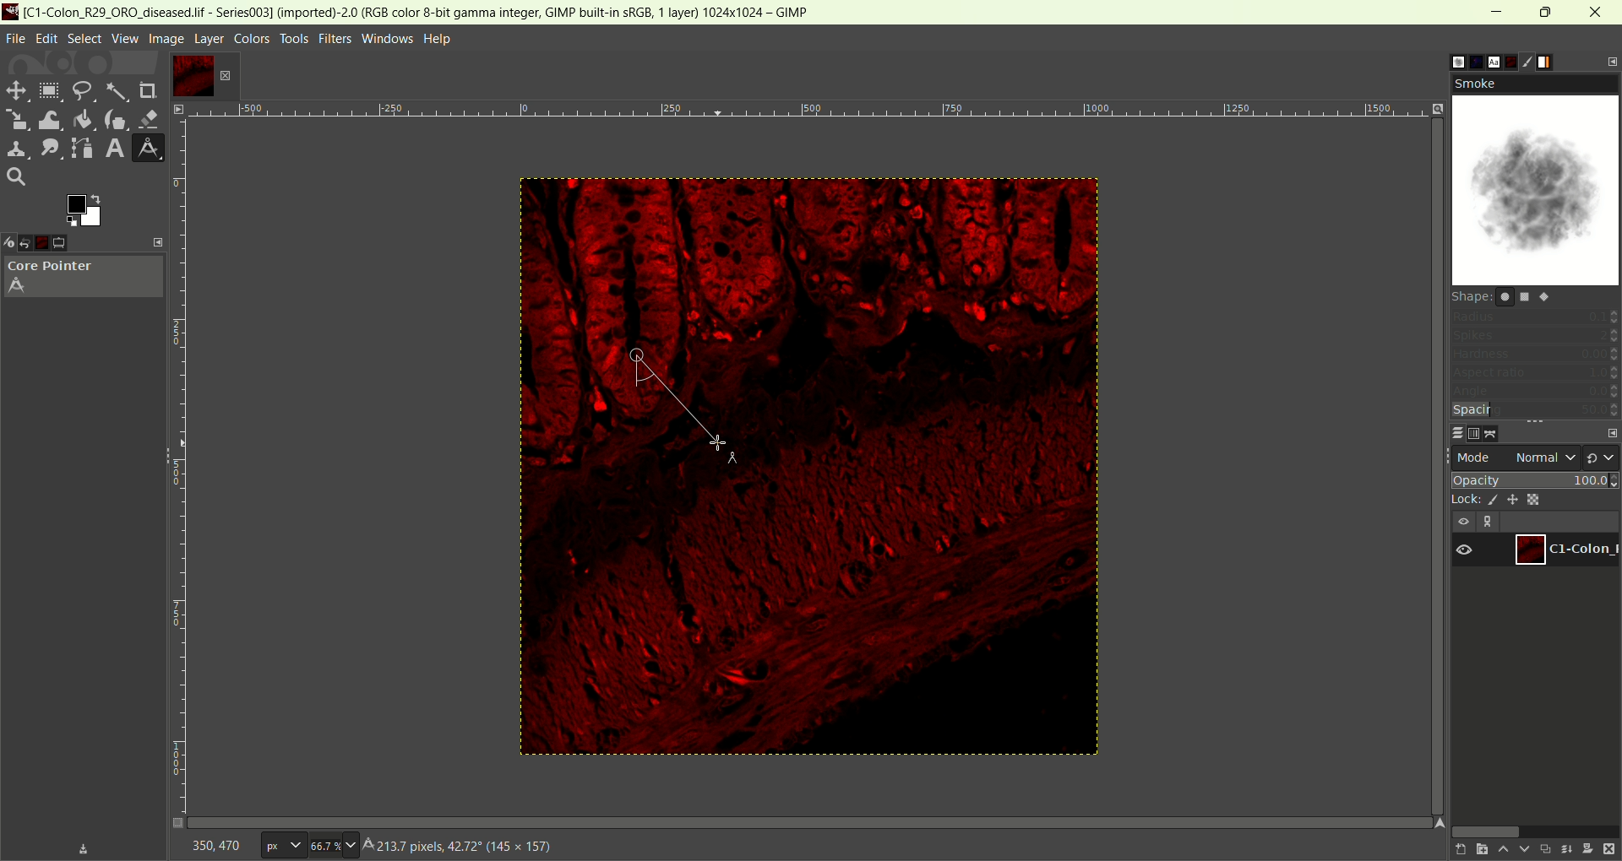 The width and height of the screenshot is (1622, 861). I want to click on mode, so click(1476, 458).